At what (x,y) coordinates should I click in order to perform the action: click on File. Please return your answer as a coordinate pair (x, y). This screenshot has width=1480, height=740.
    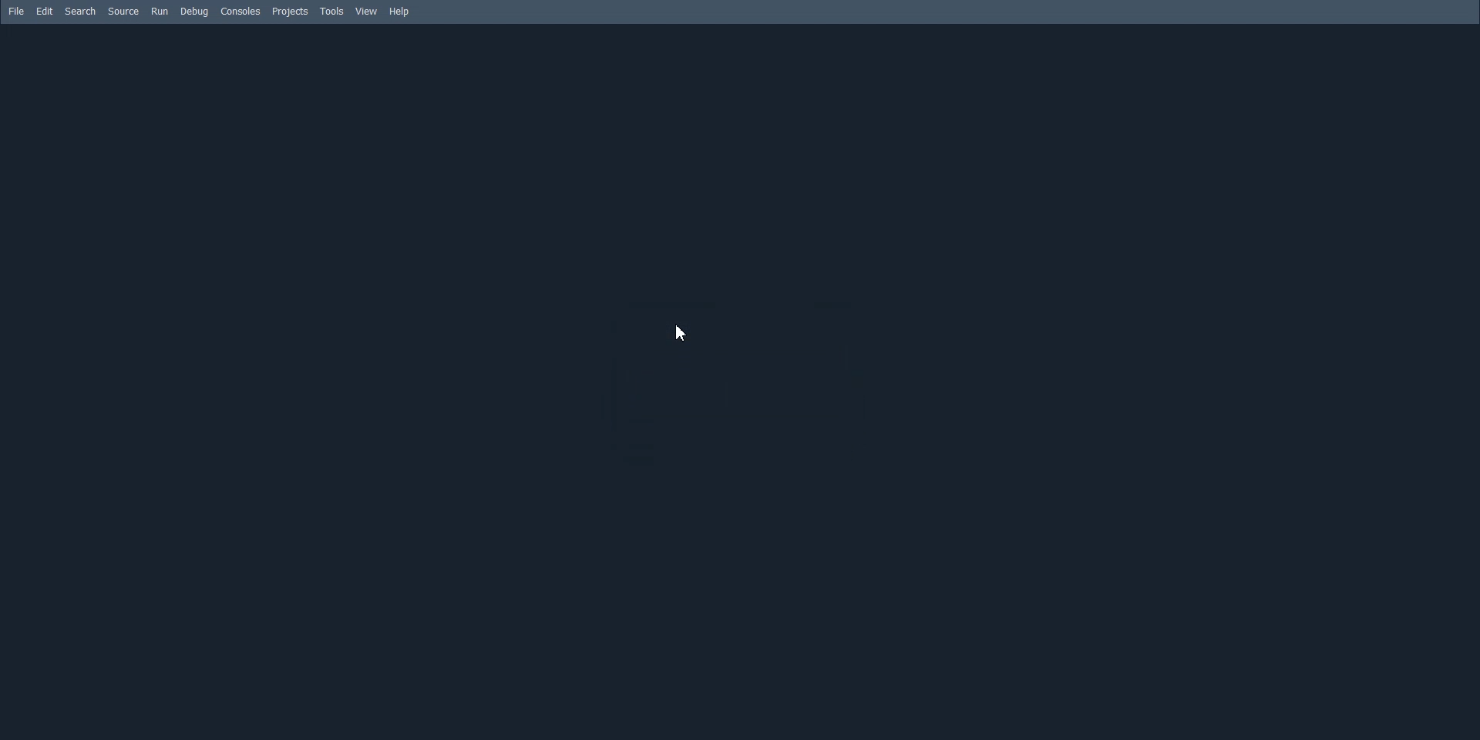
    Looking at the image, I should click on (15, 11).